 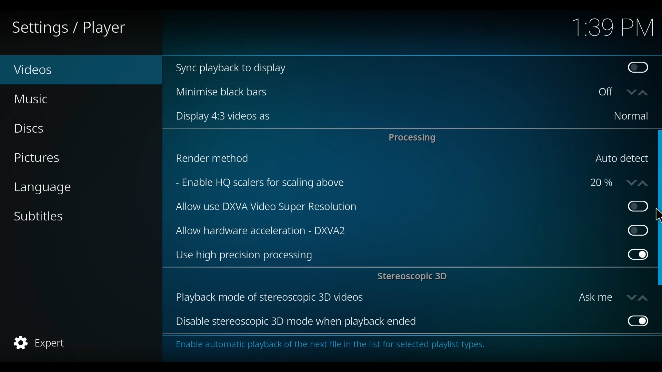 What do you see at coordinates (48, 70) in the screenshot?
I see `Videos` at bounding box center [48, 70].